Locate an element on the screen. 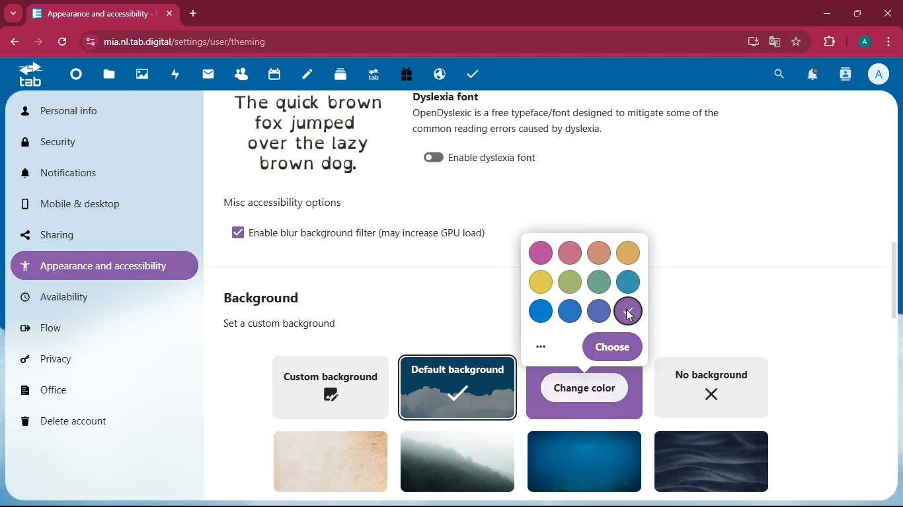  mia.nltab.digital/settings/user/theming is located at coordinates (176, 40).